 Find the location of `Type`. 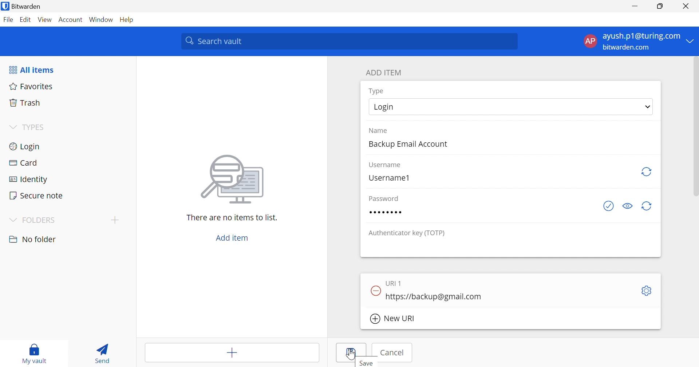

Type is located at coordinates (377, 91).